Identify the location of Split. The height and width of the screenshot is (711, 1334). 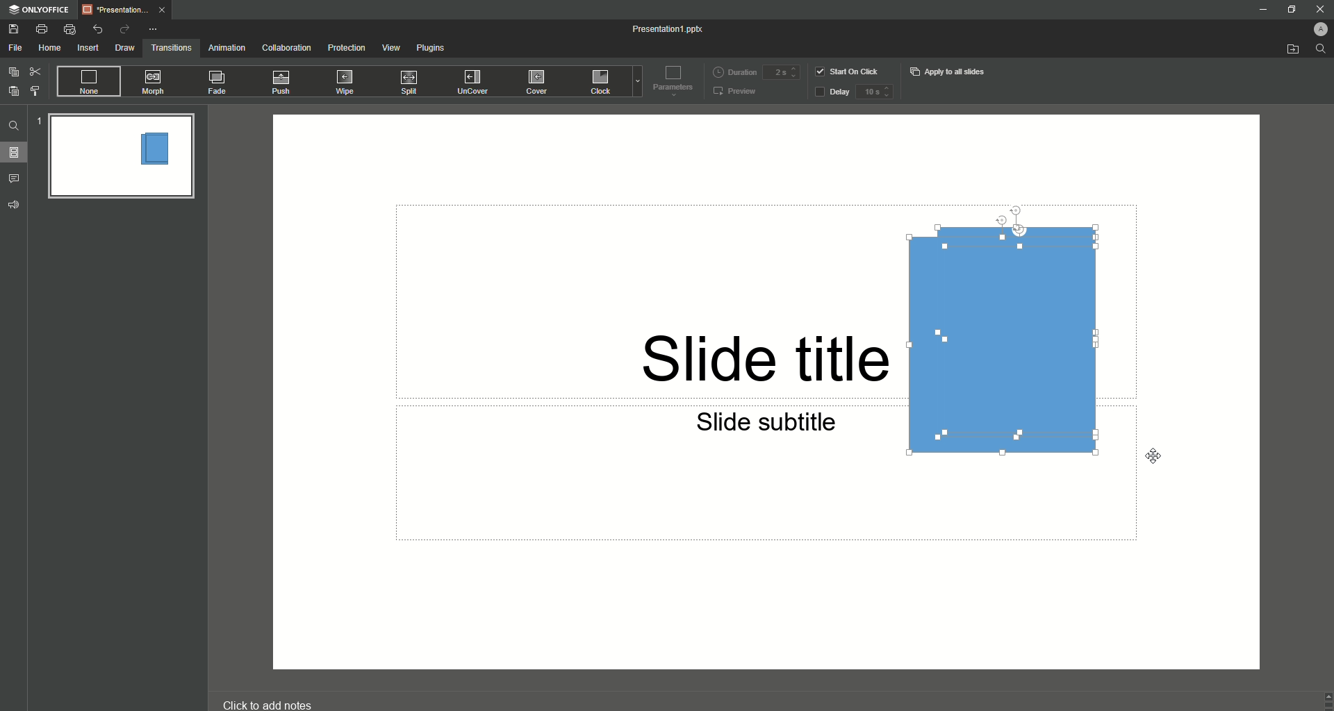
(412, 83).